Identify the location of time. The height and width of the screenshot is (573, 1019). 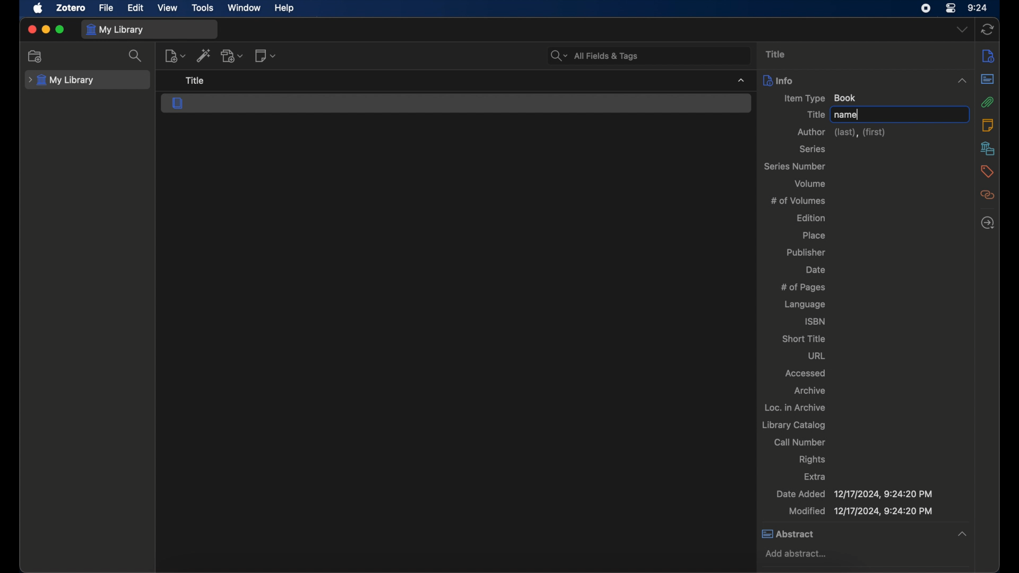
(979, 8).